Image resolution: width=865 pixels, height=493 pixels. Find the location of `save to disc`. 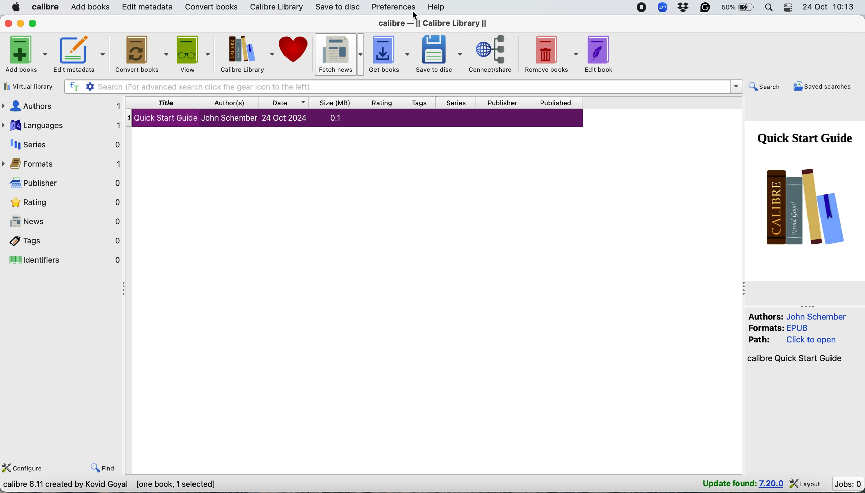

save to disc is located at coordinates (439, 57).